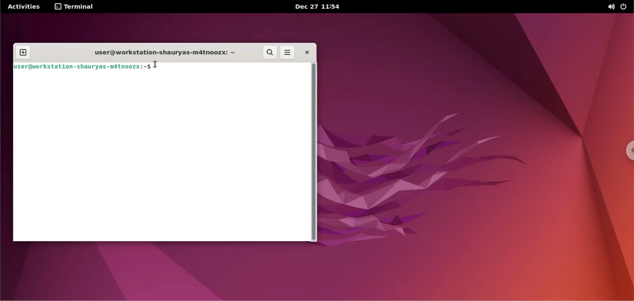 Image resolution: width=634 pixels, height=301 pixels. I want to click on menu options, so click(288, 52).